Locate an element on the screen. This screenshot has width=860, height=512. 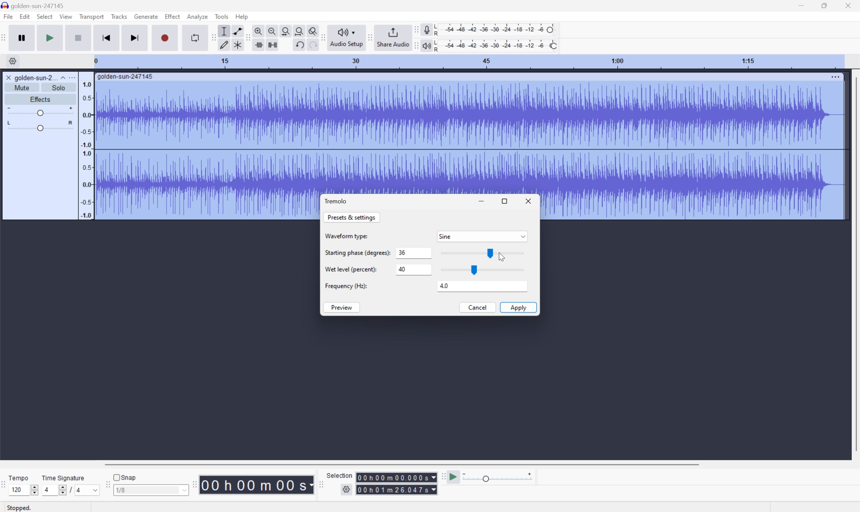
Mute is located at coordinates (22, 87).